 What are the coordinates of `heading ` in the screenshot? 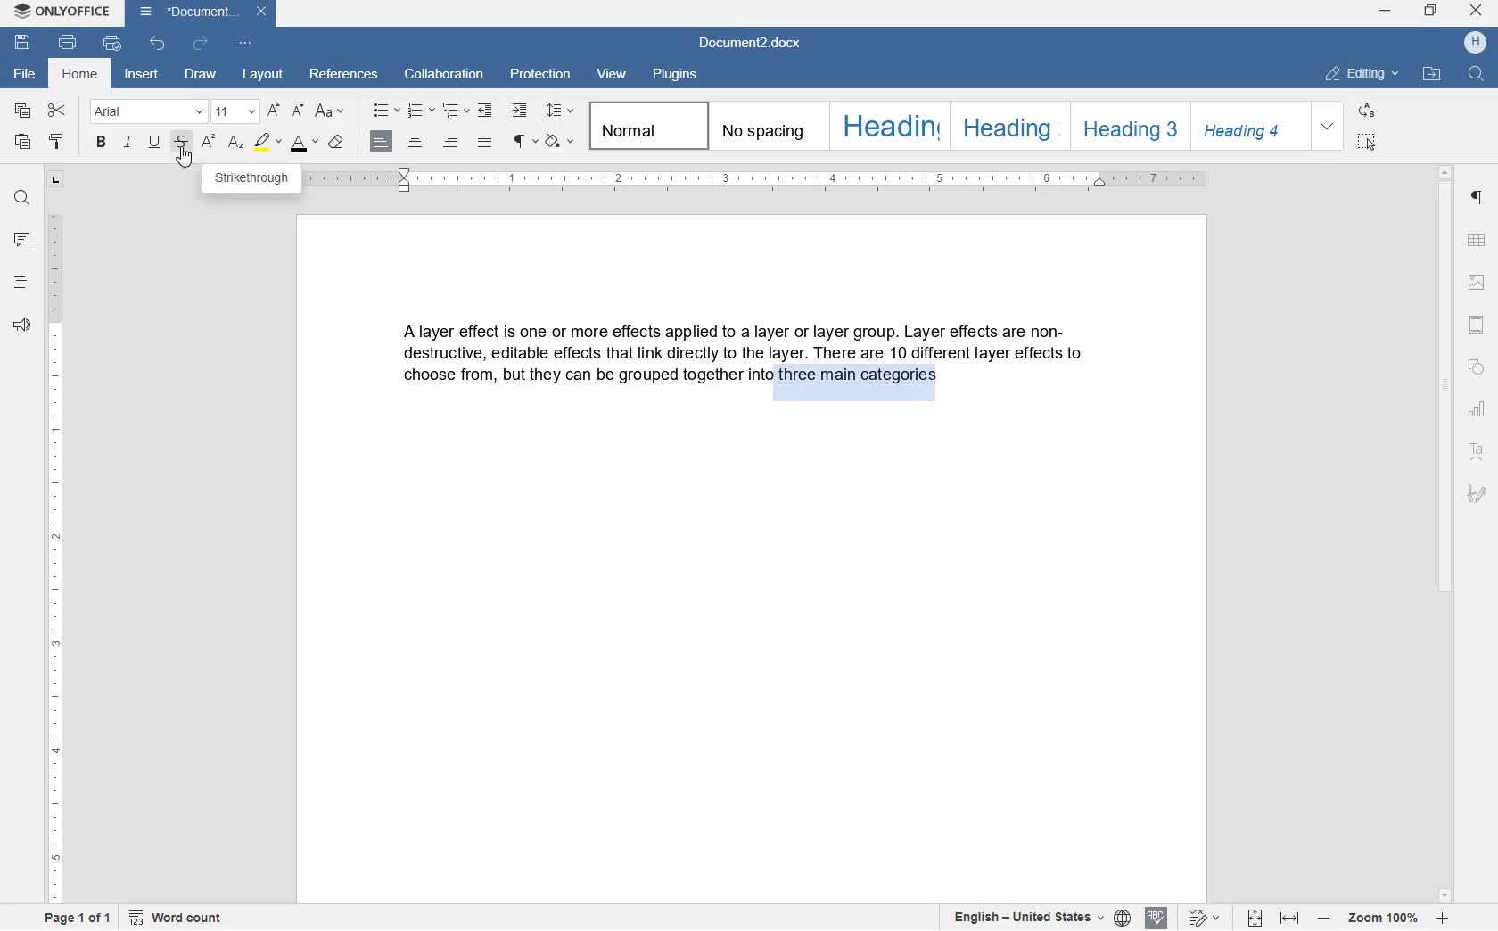 It's located at (20, 284).